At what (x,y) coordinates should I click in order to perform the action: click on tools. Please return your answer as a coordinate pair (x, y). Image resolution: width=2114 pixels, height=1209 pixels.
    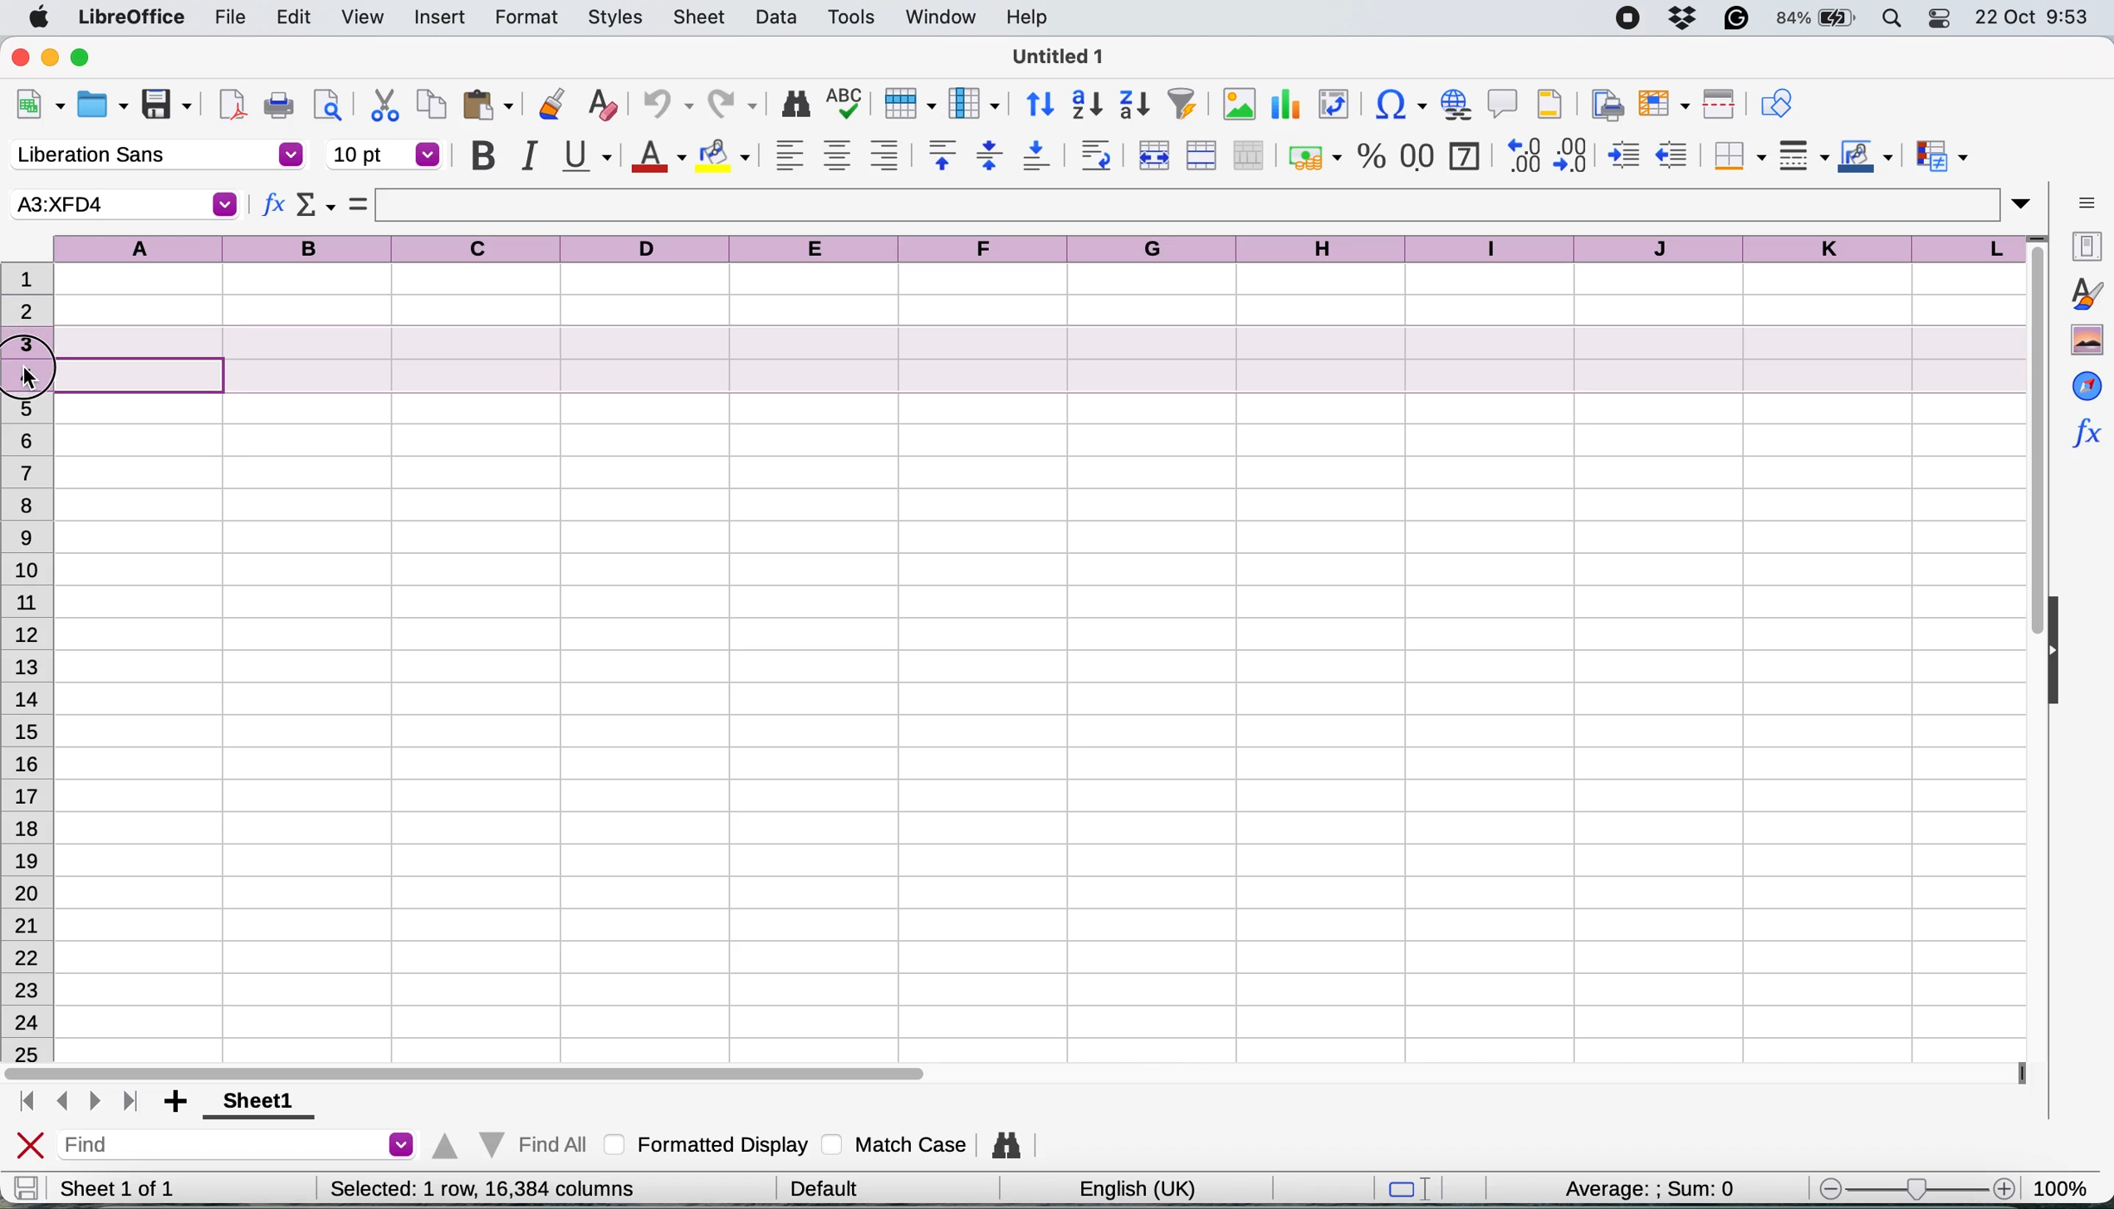
    Looking at the image, I should click on (857, 17).